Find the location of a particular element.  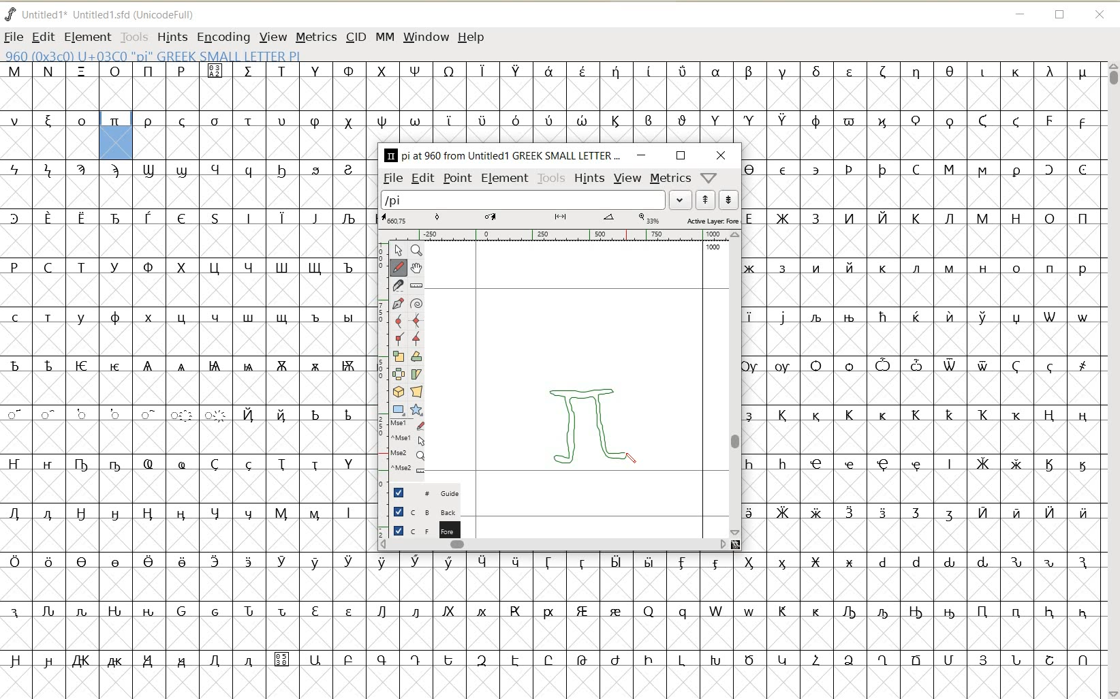

glyph characters is located at coordinates (736, 101).